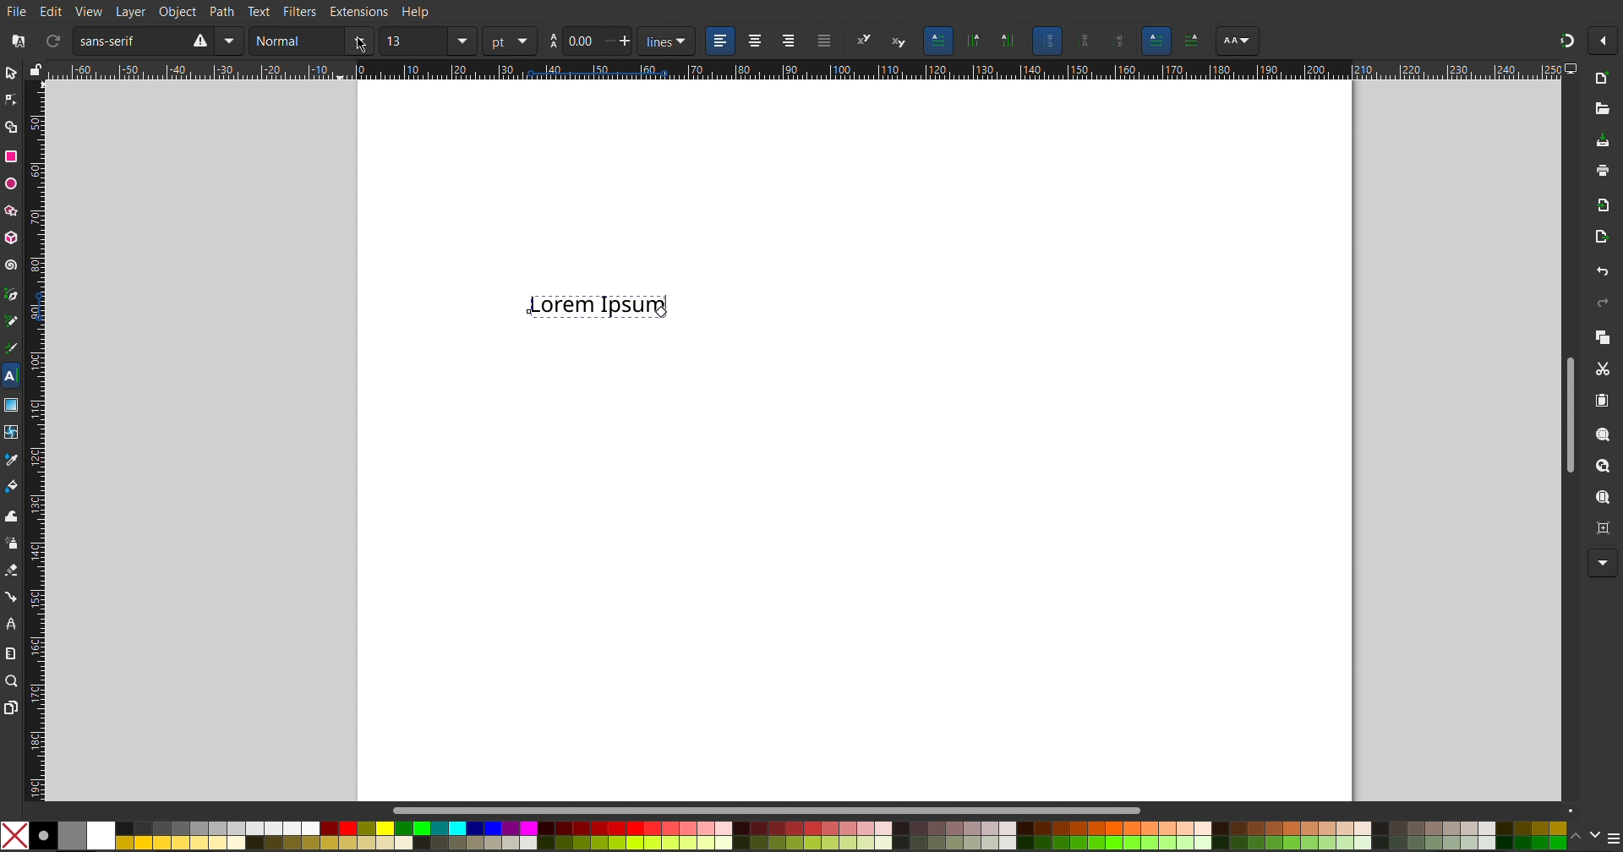 This screenshot has width=1623, height=852. Describe the element at coordinates (1602, 369) in the screenshot. I see `Cut` at that location.